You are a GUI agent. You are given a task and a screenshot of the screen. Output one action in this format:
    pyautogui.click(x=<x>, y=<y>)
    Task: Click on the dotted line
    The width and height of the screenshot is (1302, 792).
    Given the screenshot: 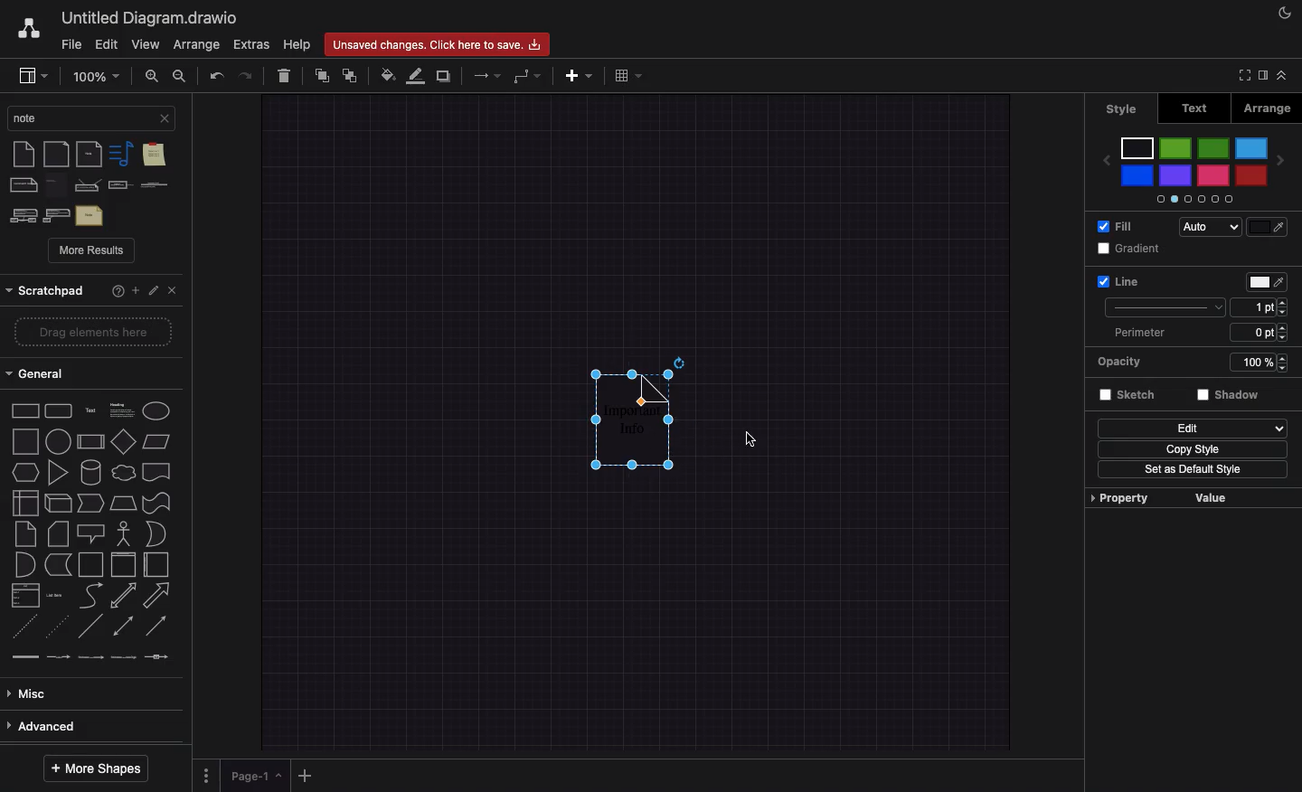 What is the action you would take?
    pyautogui.click(x=58, y=629)
    